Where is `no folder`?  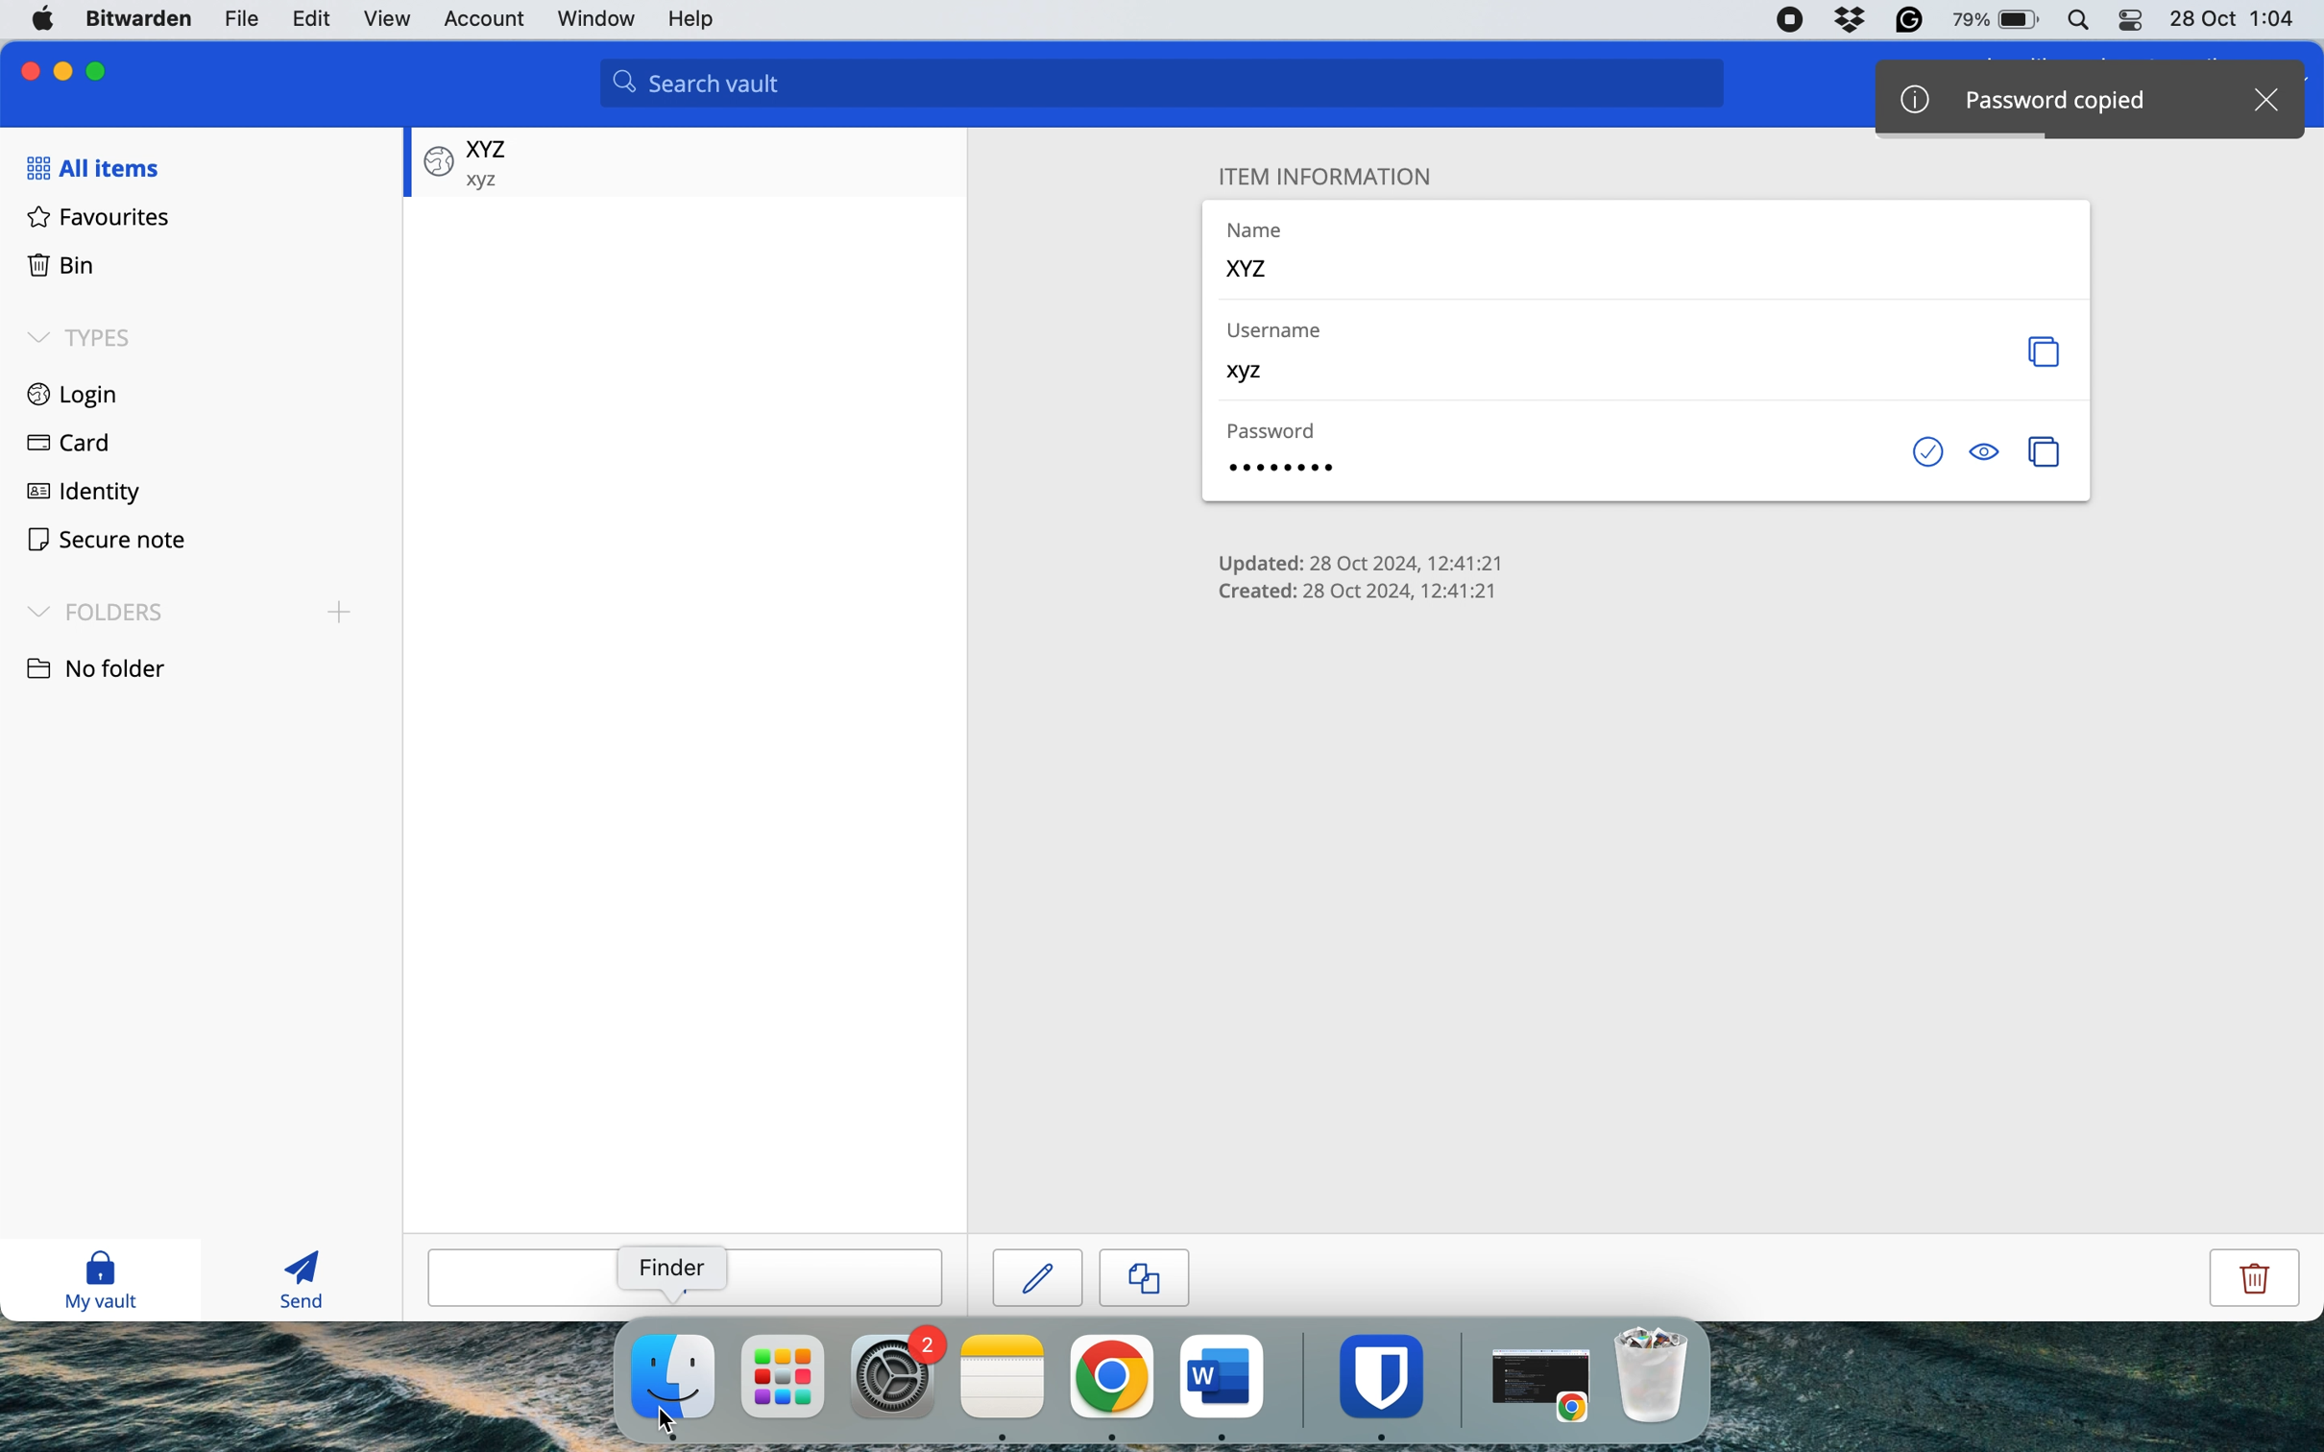
no folder is located at coordinates (112, 665).